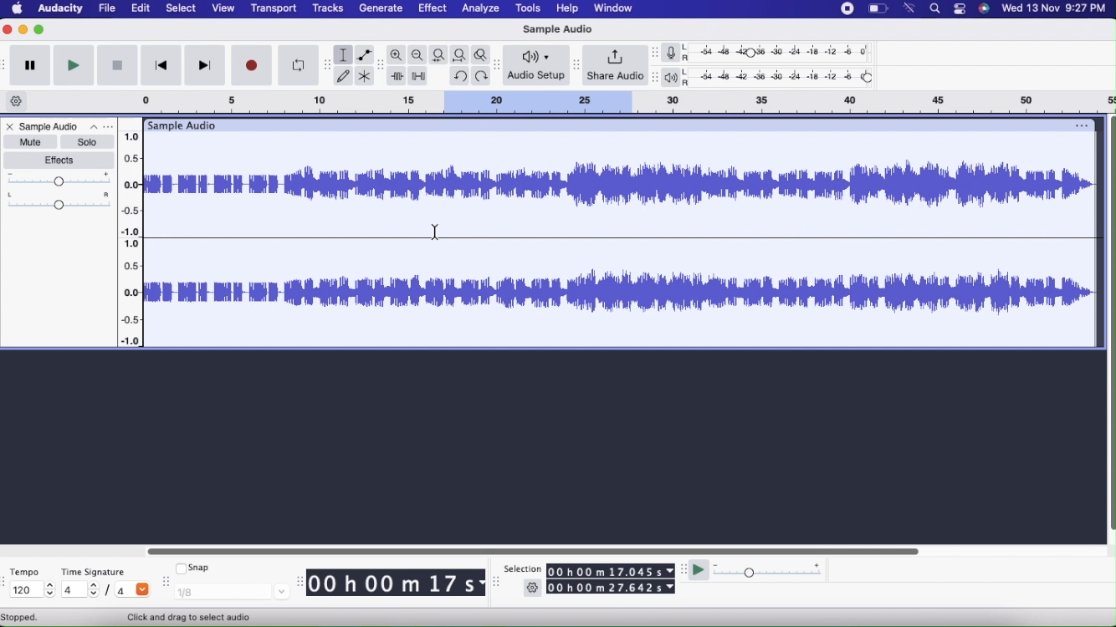 The image size is (1116, 627). What do you see at coordinates (29, 141) in the screenshot?
I see `Mute` at bounding box center [29, 141].